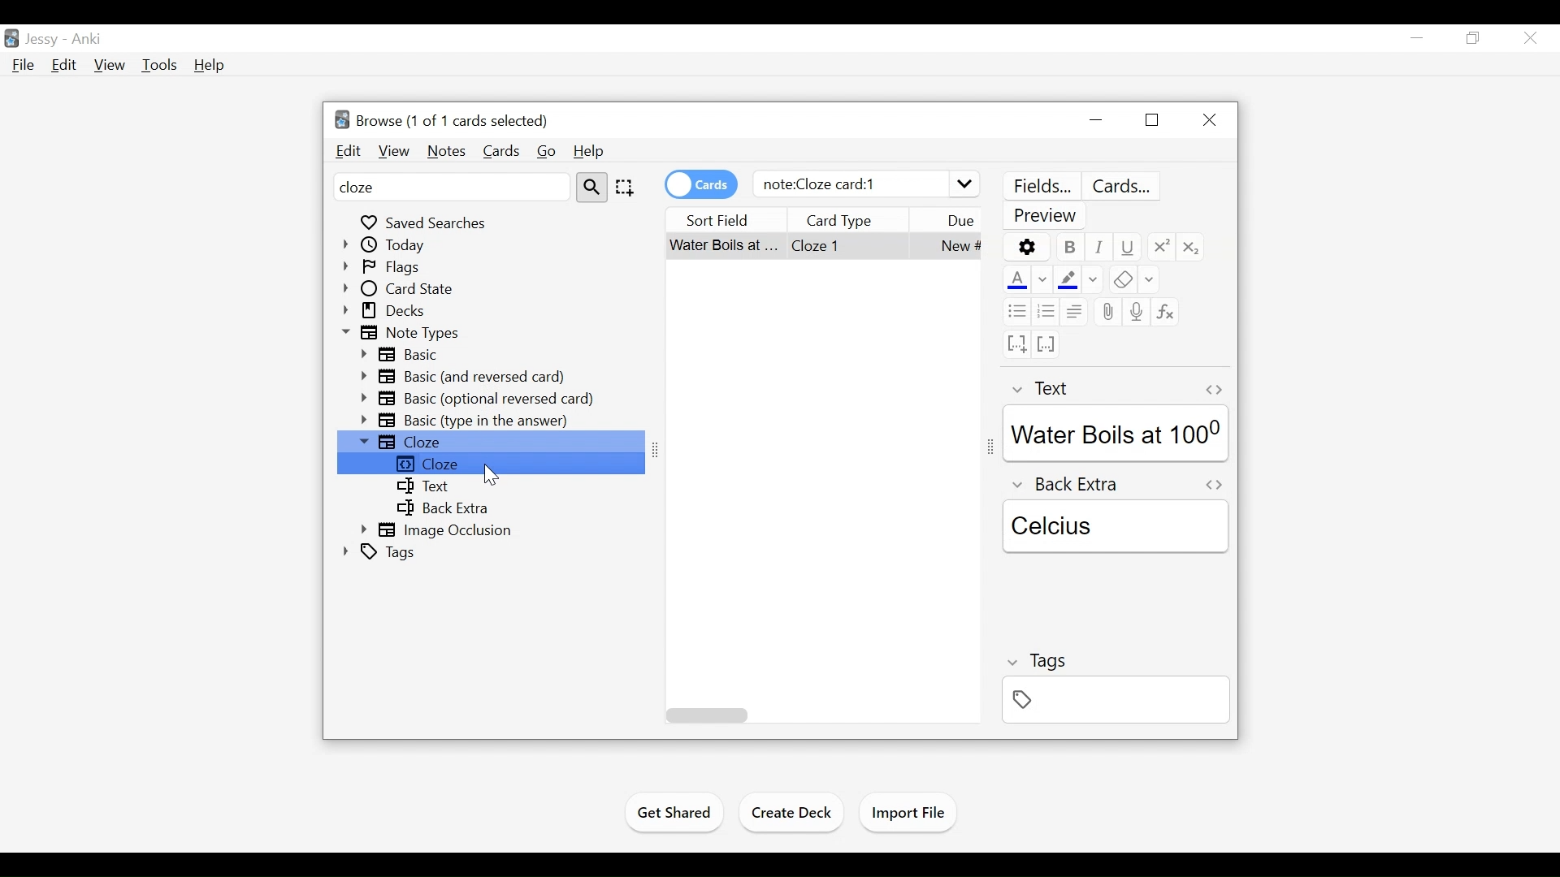 The image size is (1560, 877). What do you see at coordinates (852, 220) in the screenshot?
I see `Card Type` at bounding box center [852, 220].